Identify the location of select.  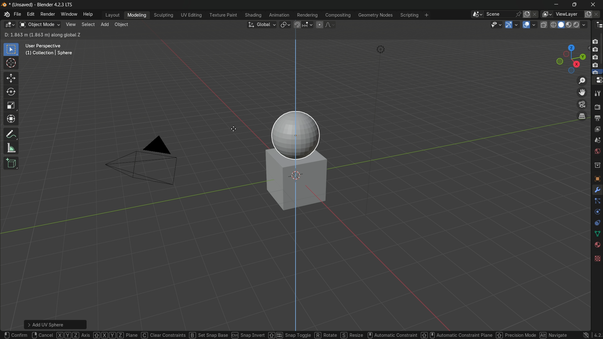
(88, 24).